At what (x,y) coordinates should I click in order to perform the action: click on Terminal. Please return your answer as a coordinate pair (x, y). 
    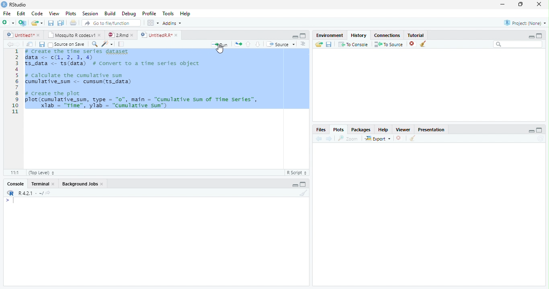
    Looking at the image, I should click on (43, 184).